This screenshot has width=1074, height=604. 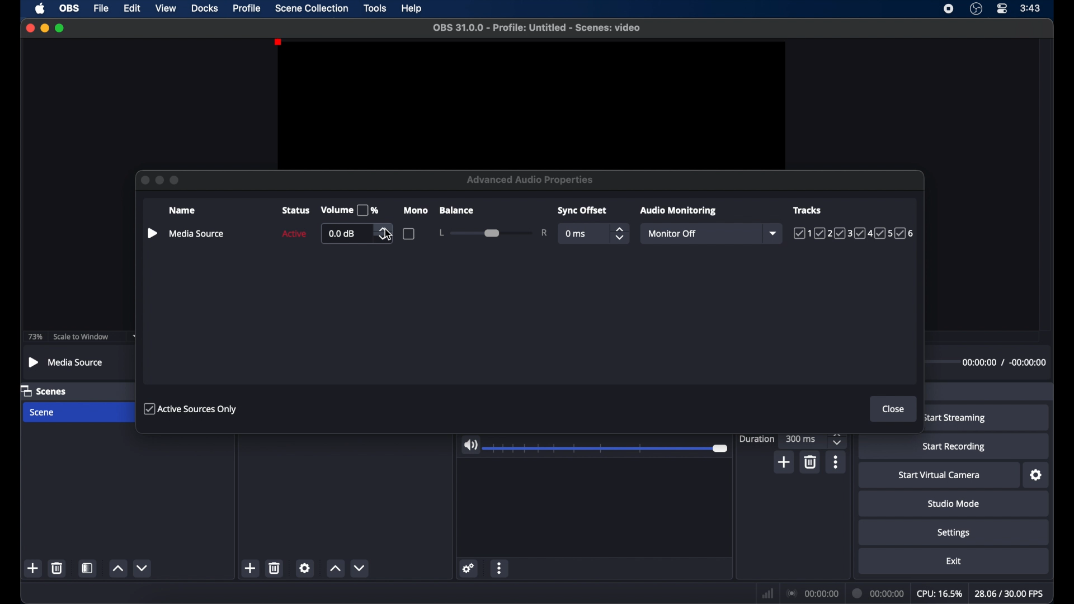 I want to click on close, so click(x=893, y=409).